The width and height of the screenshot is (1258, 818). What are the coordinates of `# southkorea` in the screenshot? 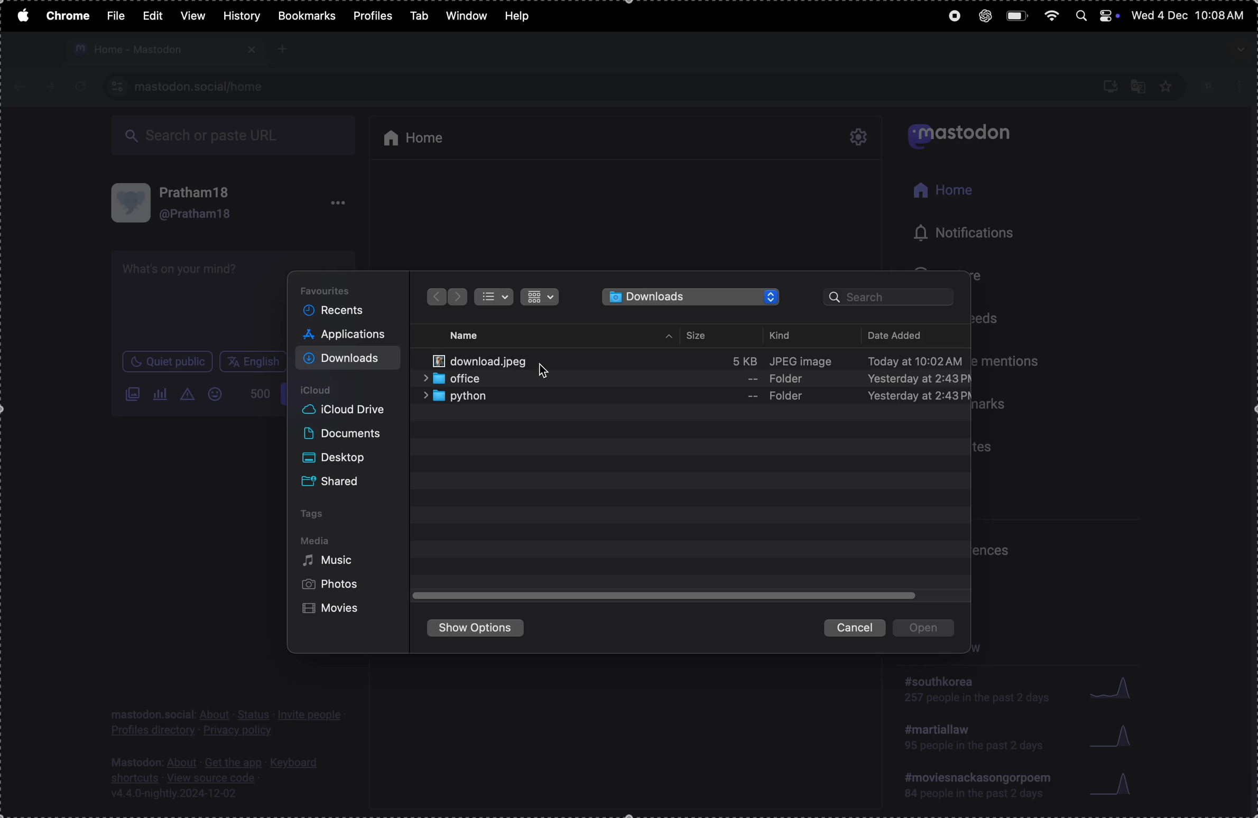 It's located at (975, 693).